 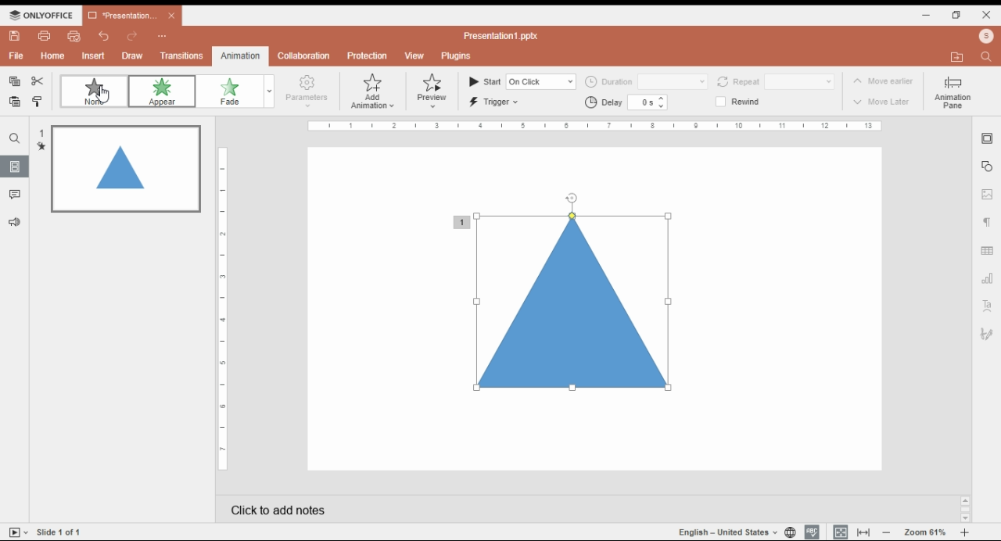 I want to click on suggestions and feedback, so click(x=13, y=221).